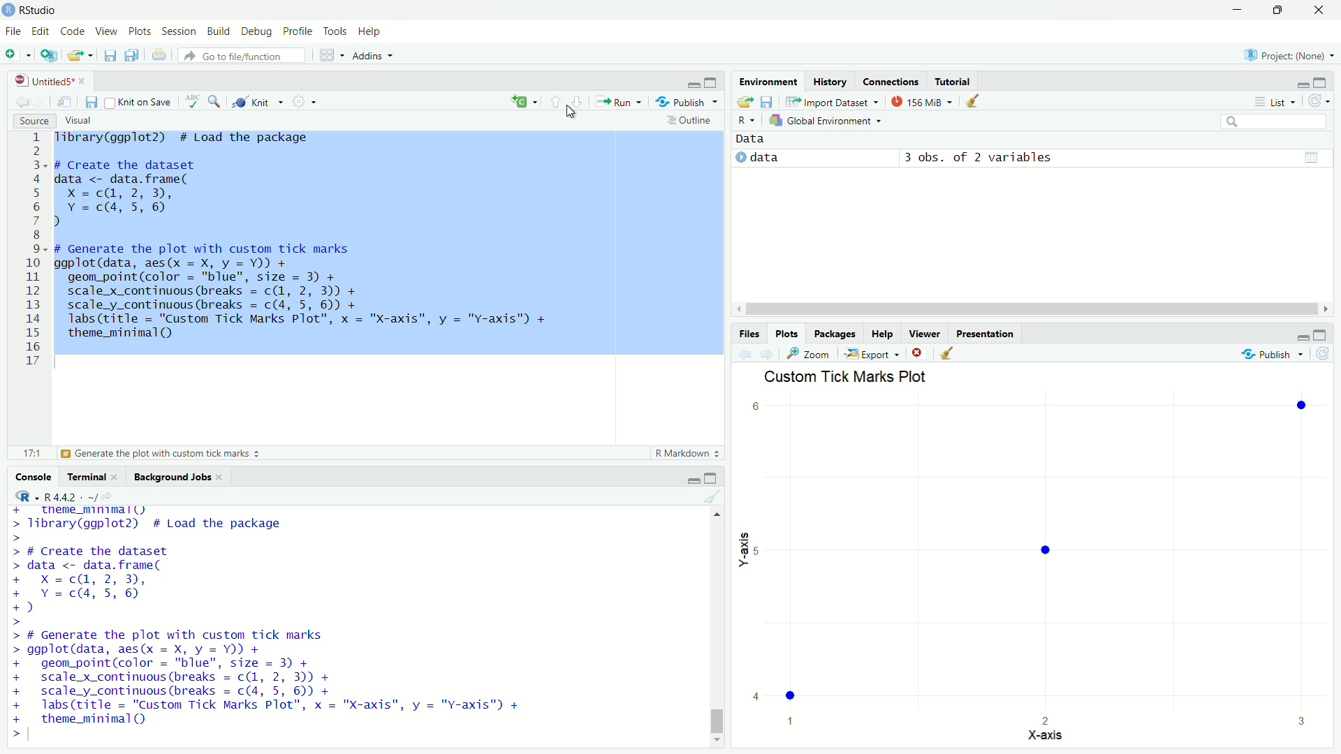  What do you see at coordinates (188, 519) in the screenshot?
I see `library to load the package` at bounding box center [188, 519].